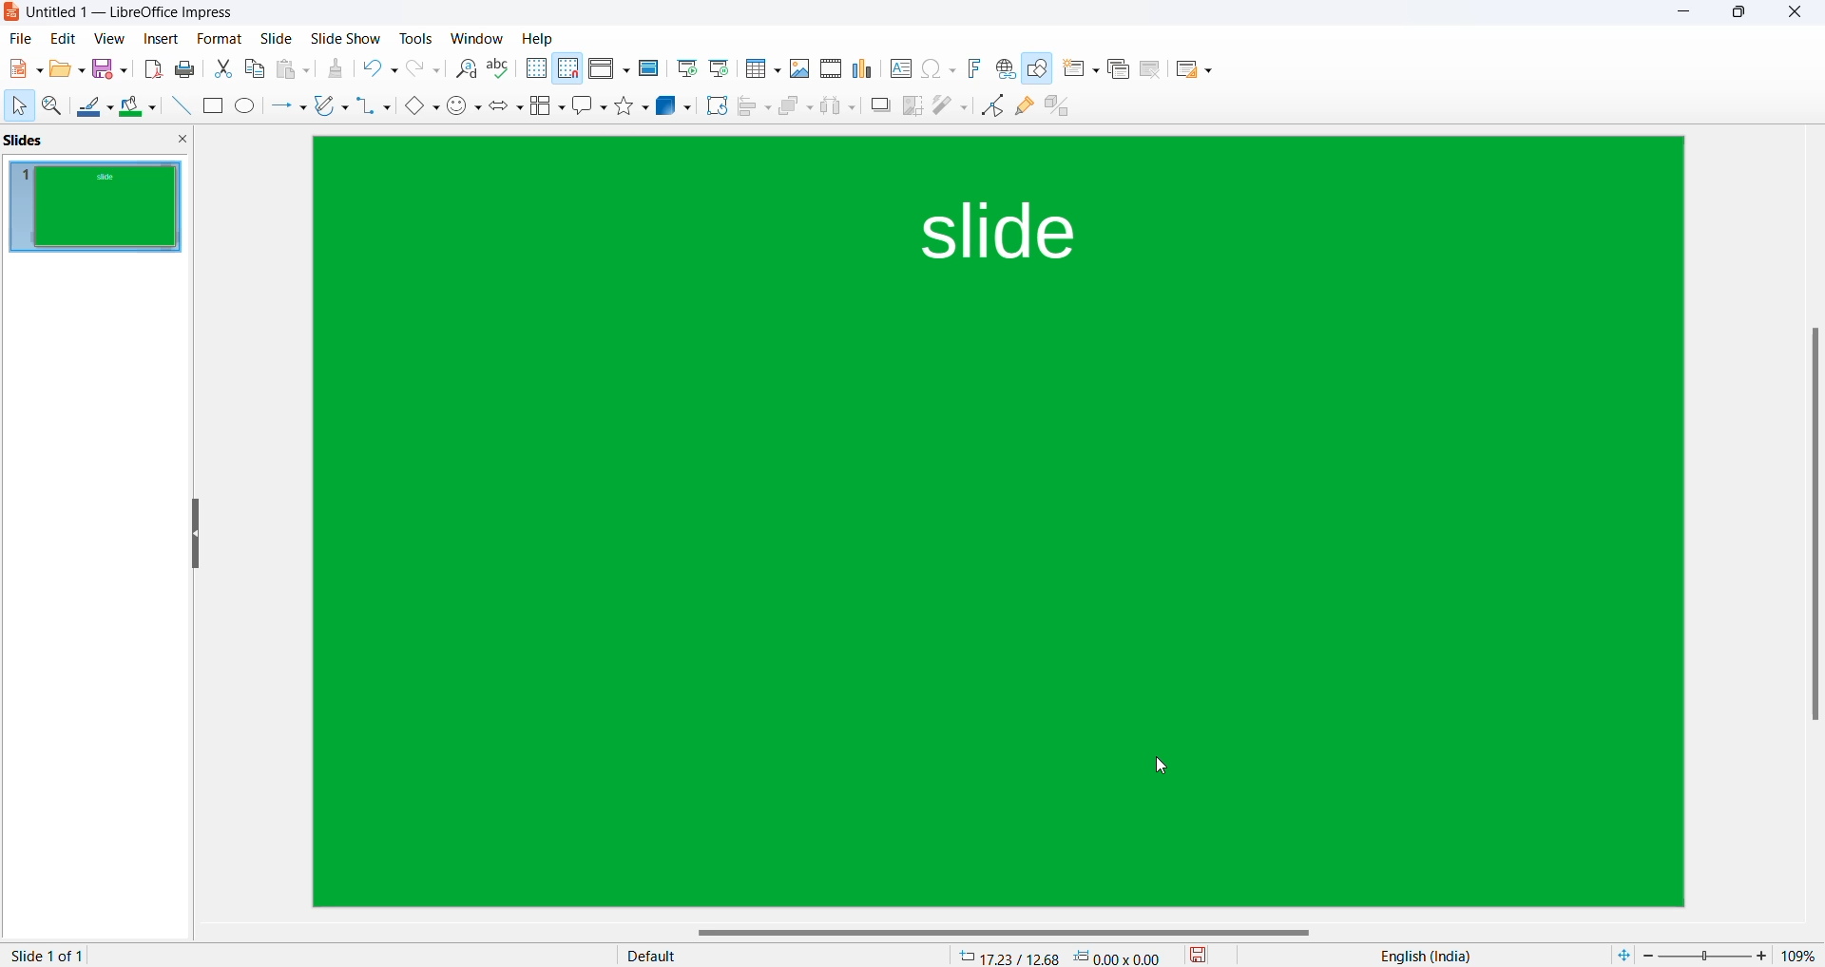 This screenshot has width=1825, height=967. What do you see at coordinates (424, 72) in the screenshot?
I see `redo ` at bounding box center [424, 72].